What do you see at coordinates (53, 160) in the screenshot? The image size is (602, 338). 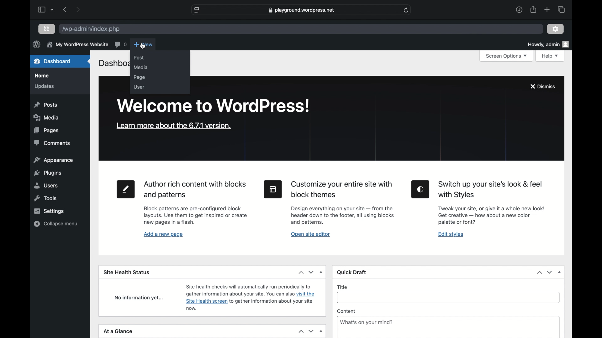 I see `appearance` at bounding box center [53, 160].